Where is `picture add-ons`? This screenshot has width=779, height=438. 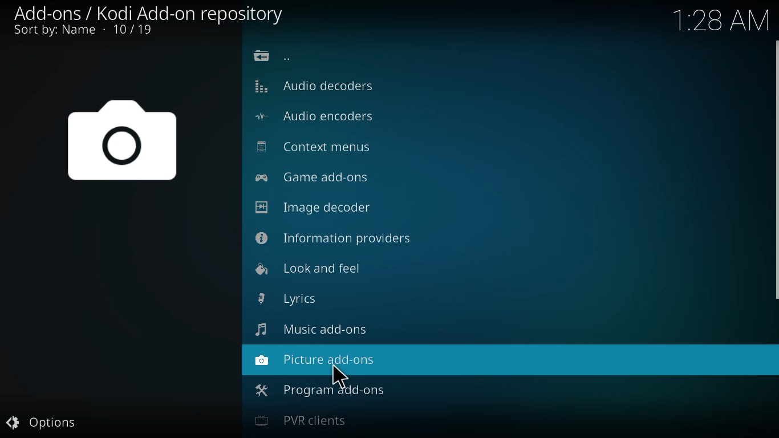
picture add-ons is located at coordinates (317, 359).